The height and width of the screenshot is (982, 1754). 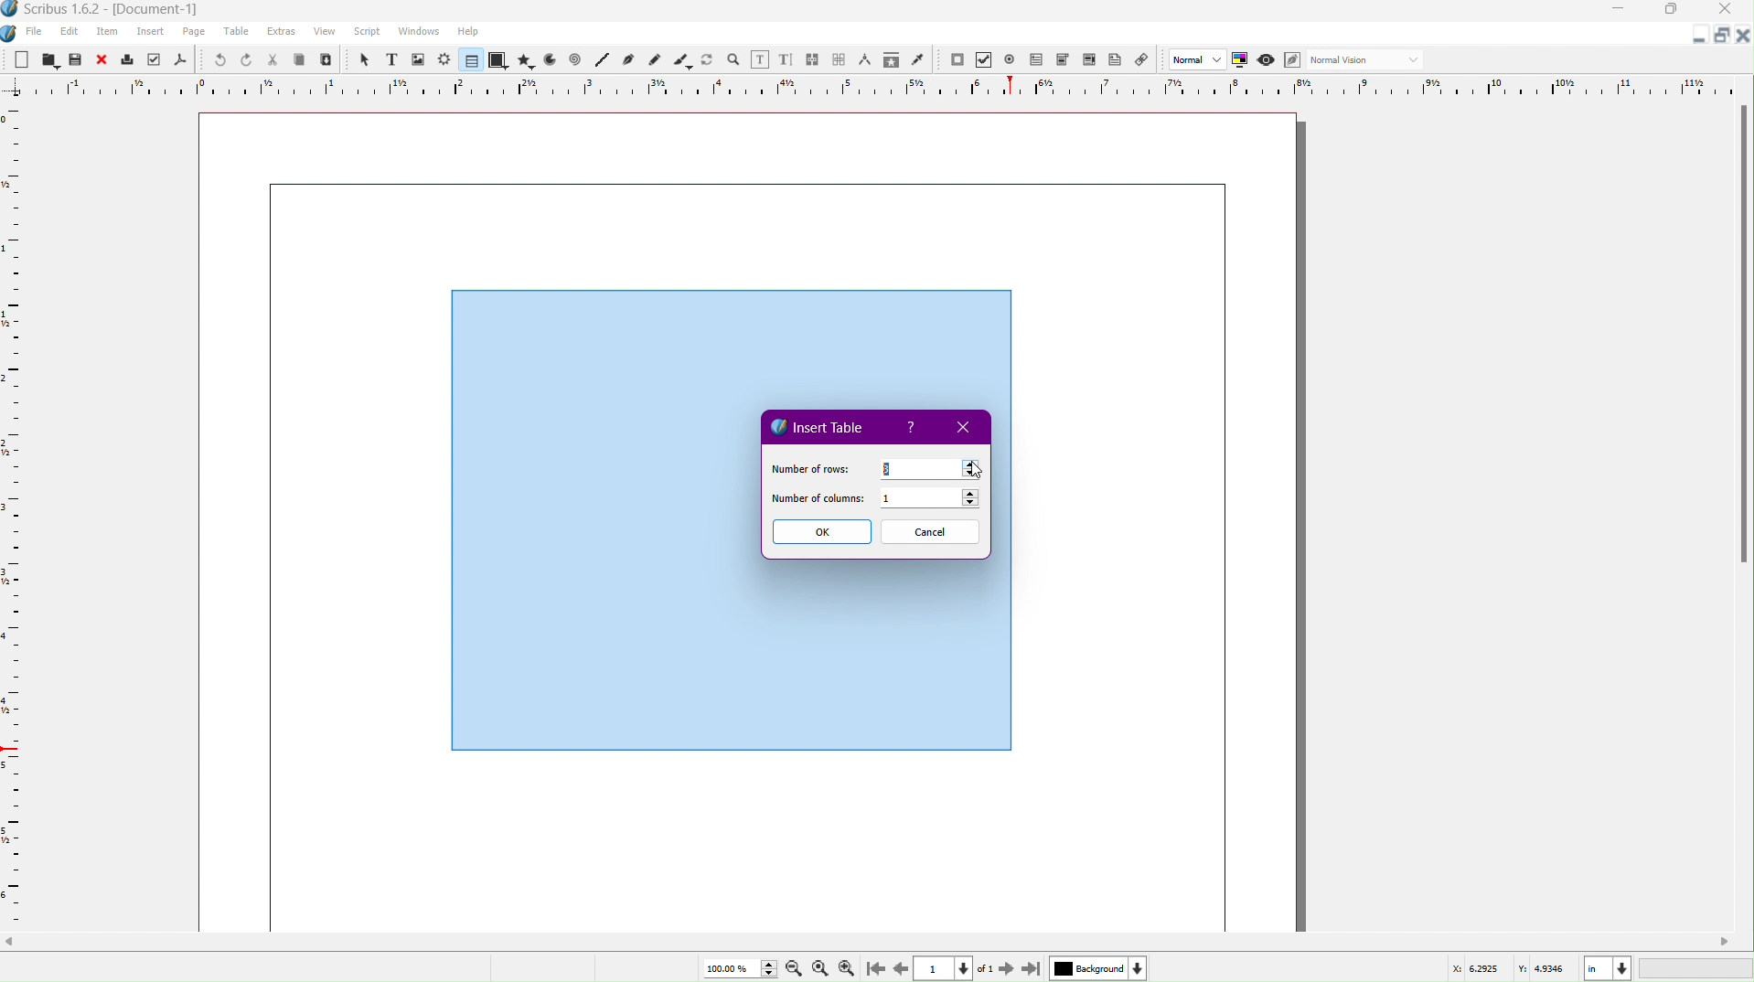 What do you see at coordinates (655, 59) in the screenshot?
I see `Freehand Line` at bounding box center [655, 59].